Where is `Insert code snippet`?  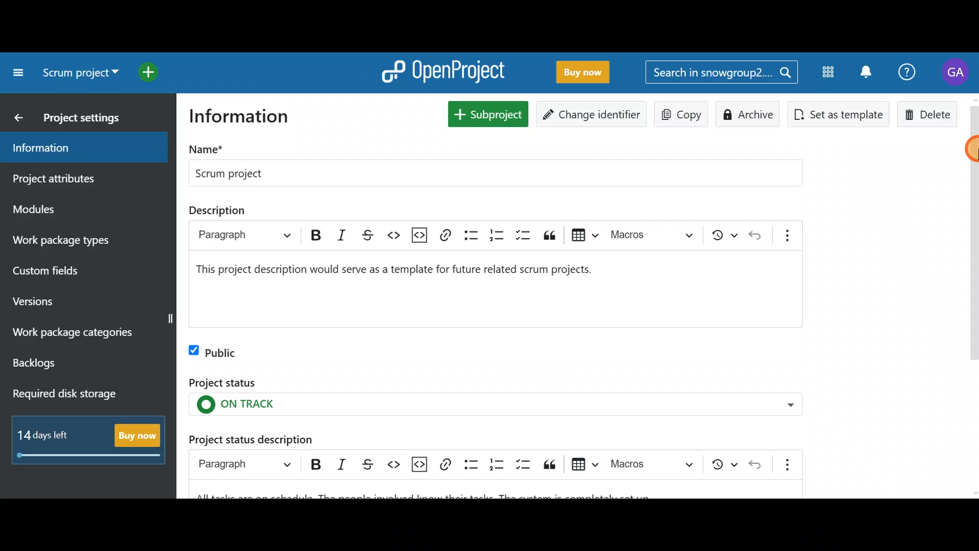
Insert code snippet is located at coordinates (419, 464).